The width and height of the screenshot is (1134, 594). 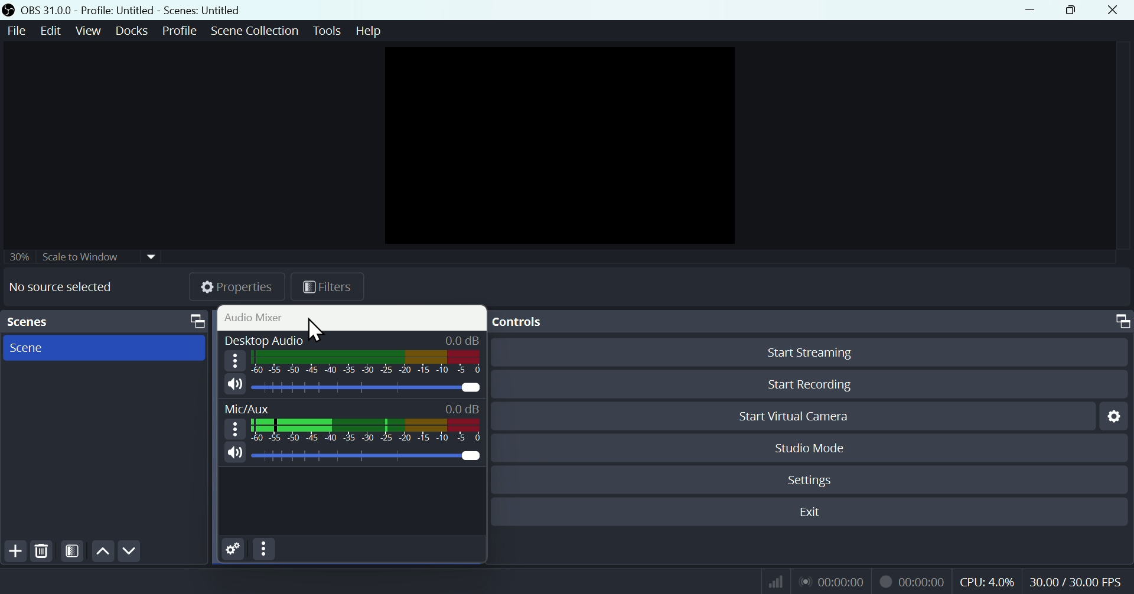 What do you see at coordinates (806, 416) in the screenshot?
I see `Start virtual camera` at bounding box center [806, 416].